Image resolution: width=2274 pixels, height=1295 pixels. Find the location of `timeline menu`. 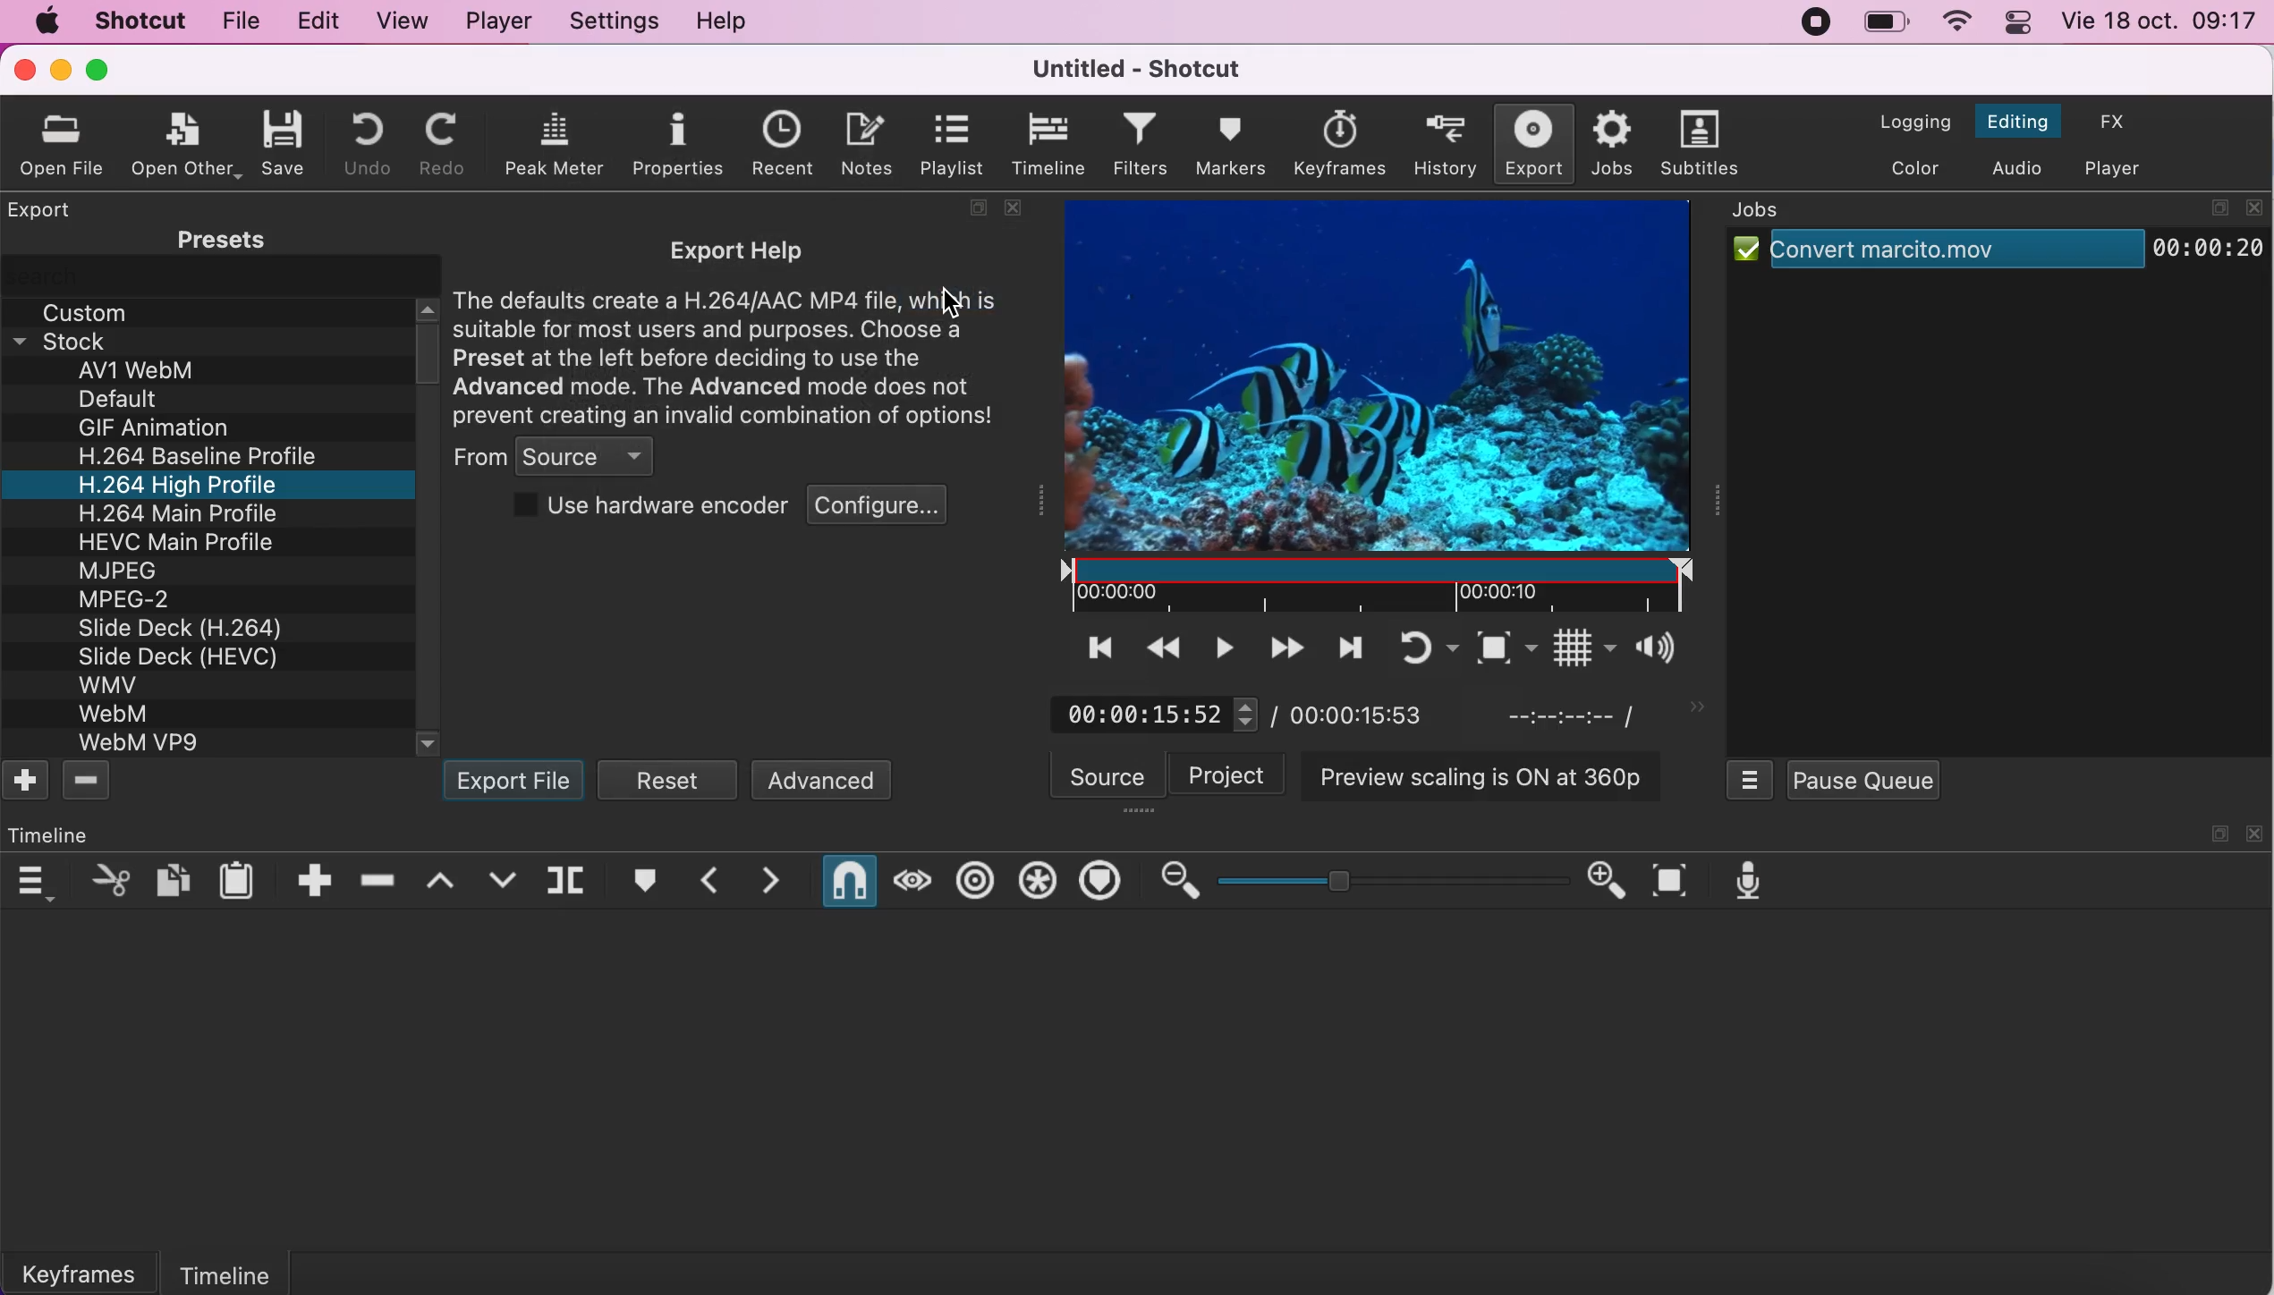

timeline menu is located at coordinates (31, 882).